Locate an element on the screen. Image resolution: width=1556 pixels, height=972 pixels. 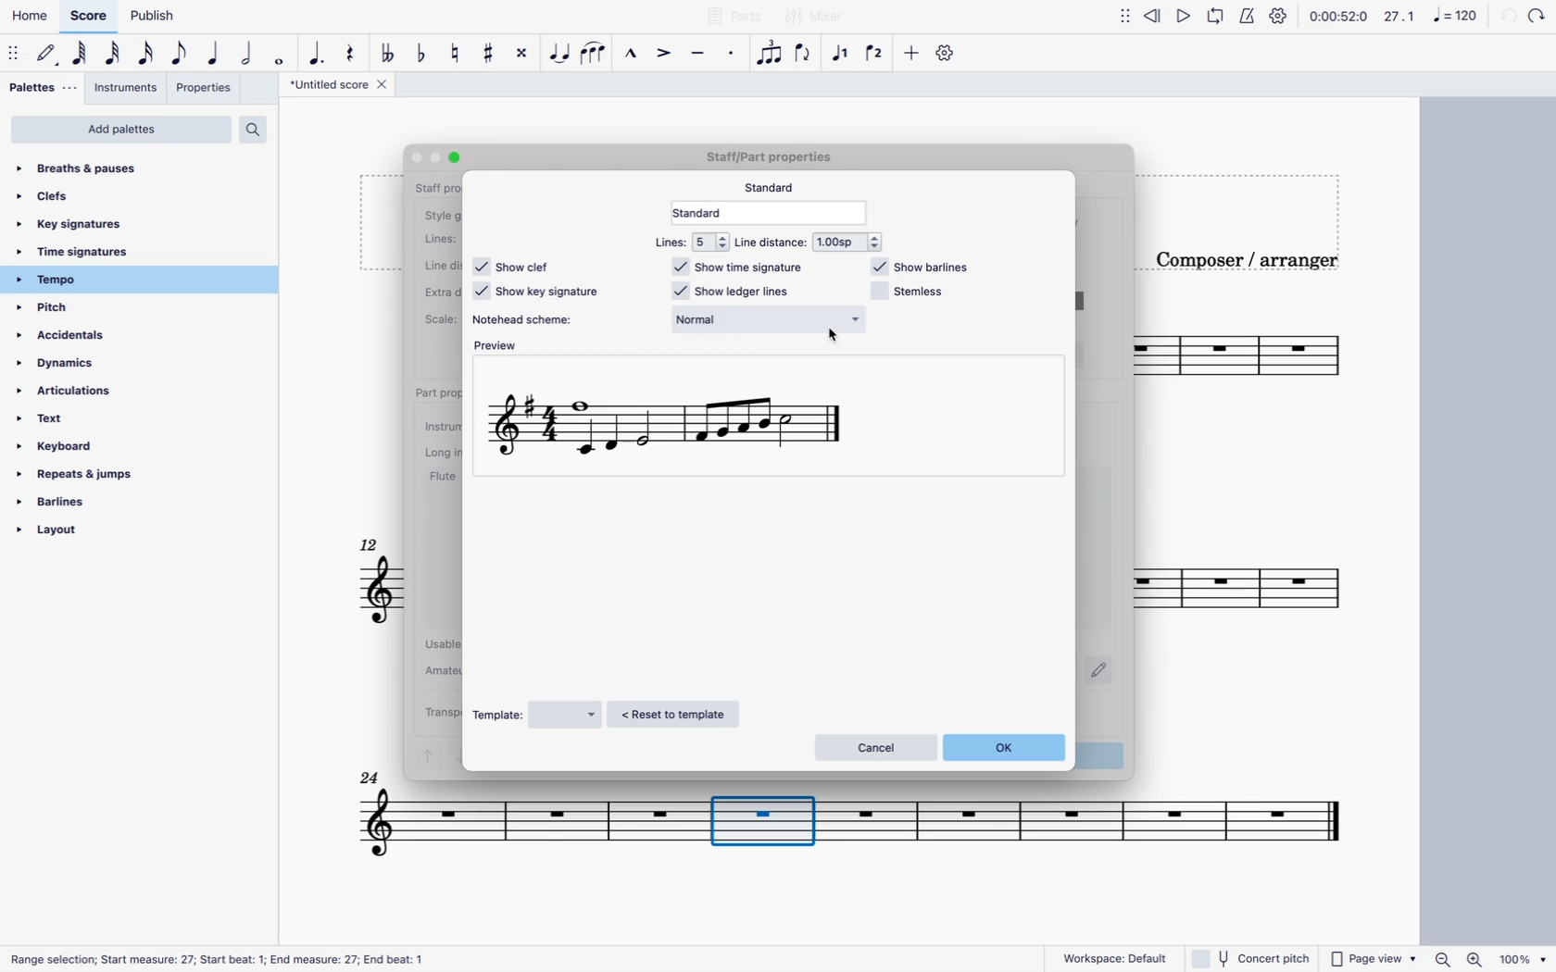
notehead scheme is located at coordinates (532, 319).